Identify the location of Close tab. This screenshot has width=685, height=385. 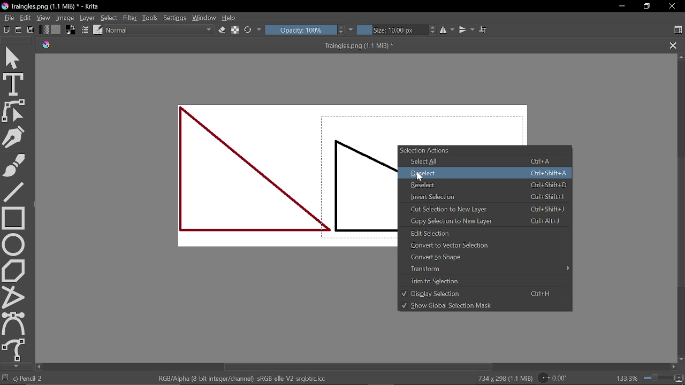
(673, 46).